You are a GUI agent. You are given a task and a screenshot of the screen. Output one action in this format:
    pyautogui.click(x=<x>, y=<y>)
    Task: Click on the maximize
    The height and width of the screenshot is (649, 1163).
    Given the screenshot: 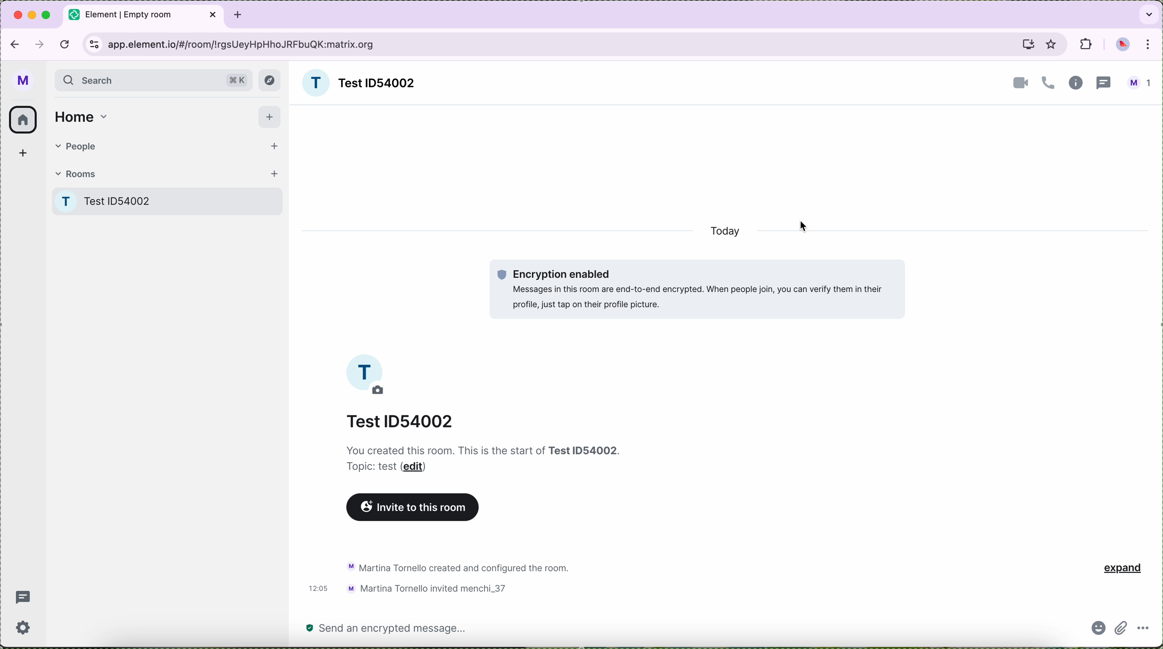 What is the action you would take?
    pyautogui.click(x=49, y=16)
    